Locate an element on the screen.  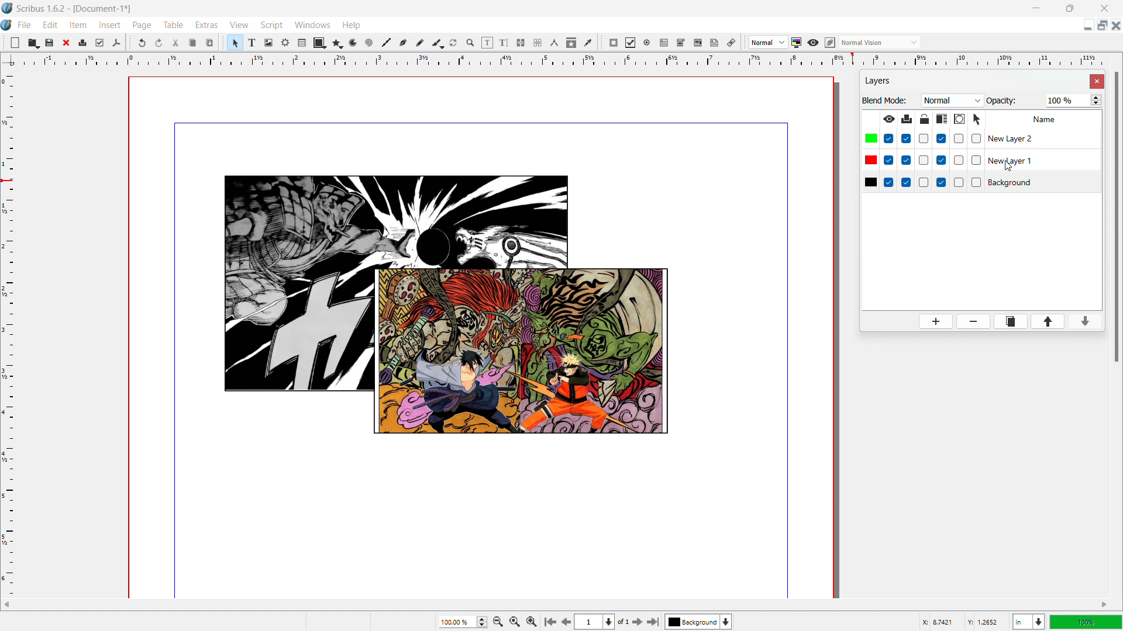
link text frames is located at coordinates (521, 43).